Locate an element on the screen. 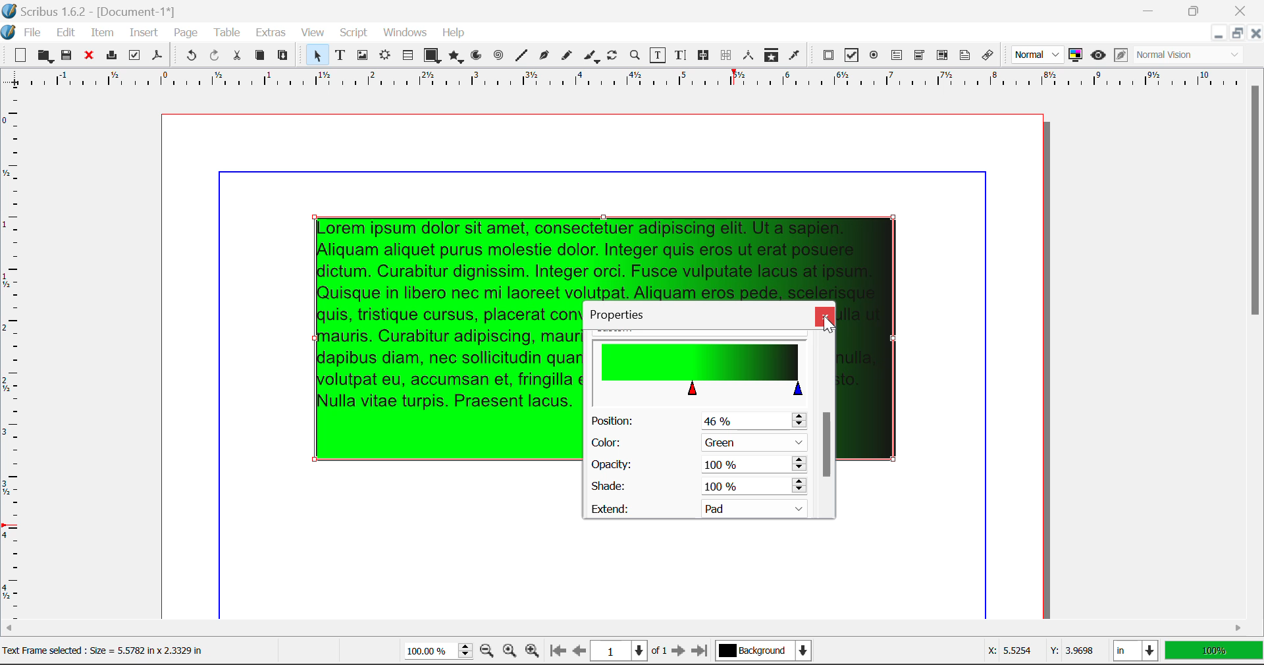 The image size is (1264, 665). Edit Text with Story Editor is located at coordinates (683, 55).